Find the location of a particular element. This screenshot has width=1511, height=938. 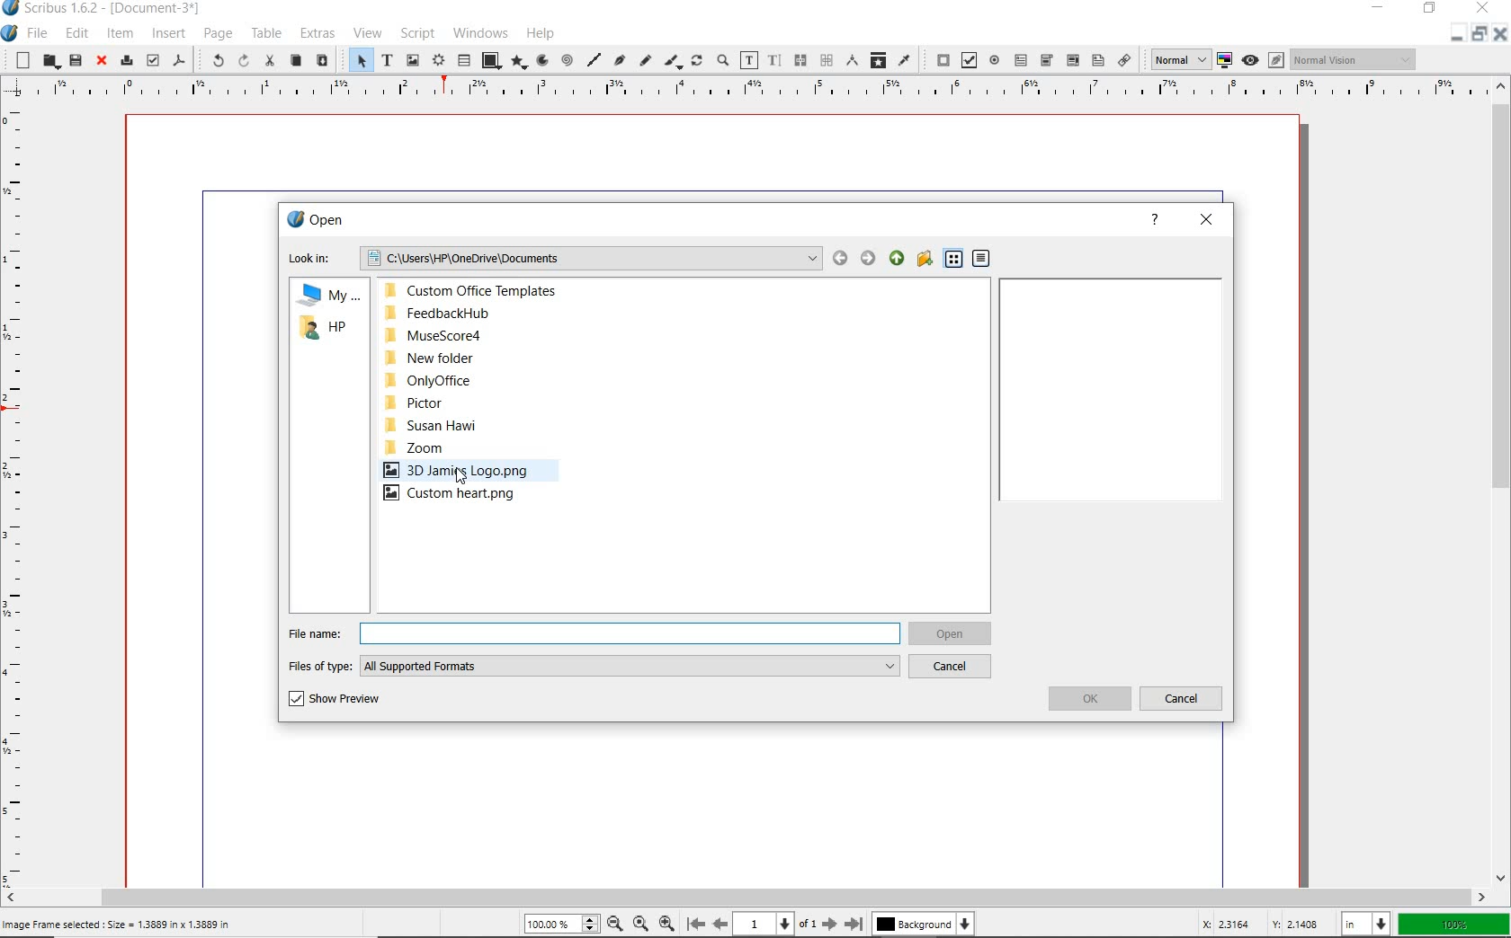

zoom level is located at coordinates (563, 926).